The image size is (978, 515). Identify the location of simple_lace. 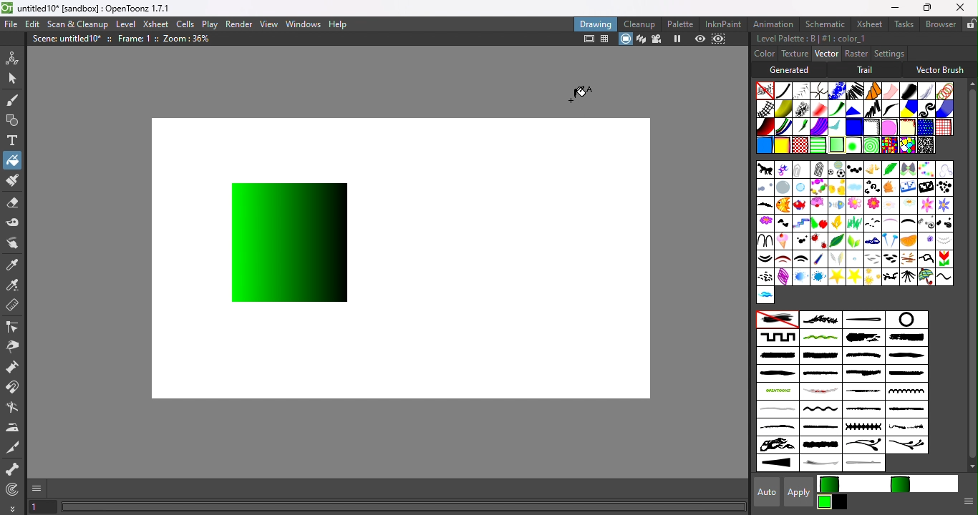
(905, 391).